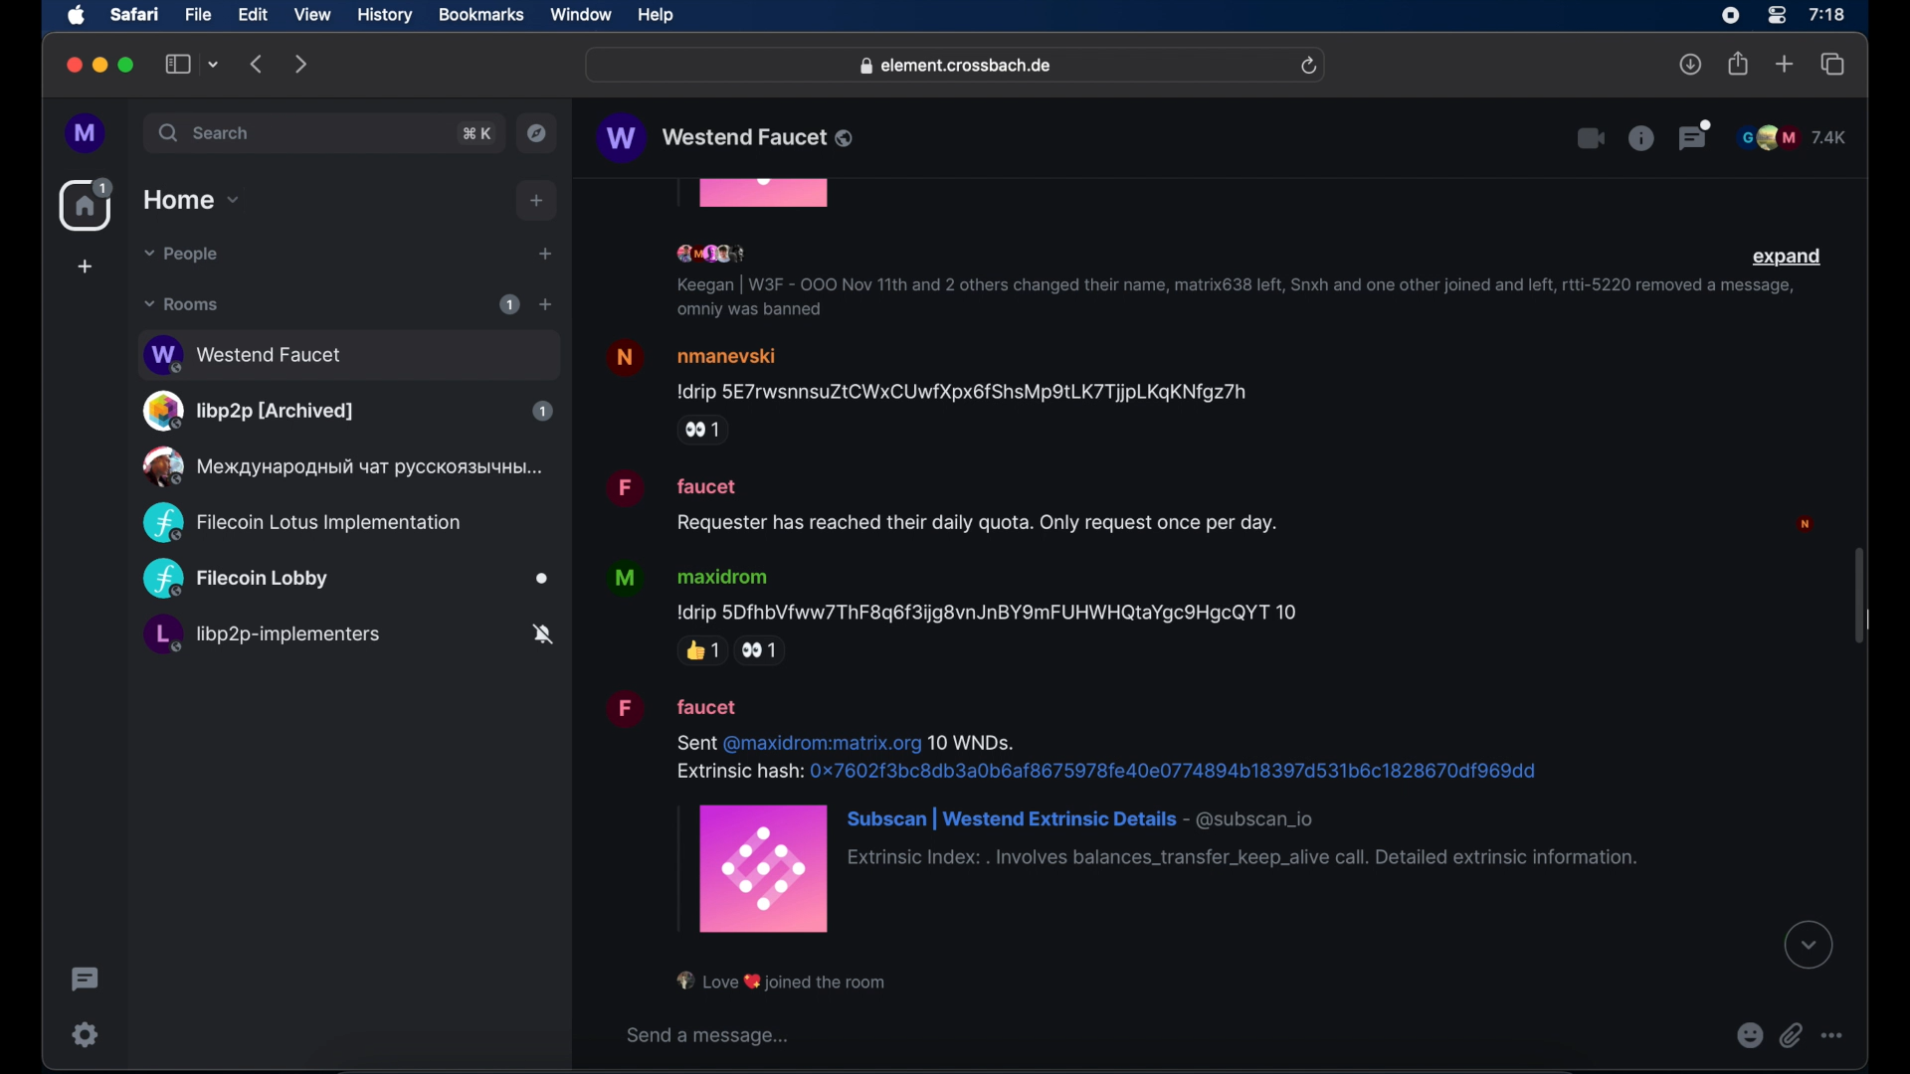 The width and height of the screenshot is (1910, 1074). What do you see at coordinates (1750, 1035) in the screenshot?
I see `emojis` at bounding box center [1750, 1035].